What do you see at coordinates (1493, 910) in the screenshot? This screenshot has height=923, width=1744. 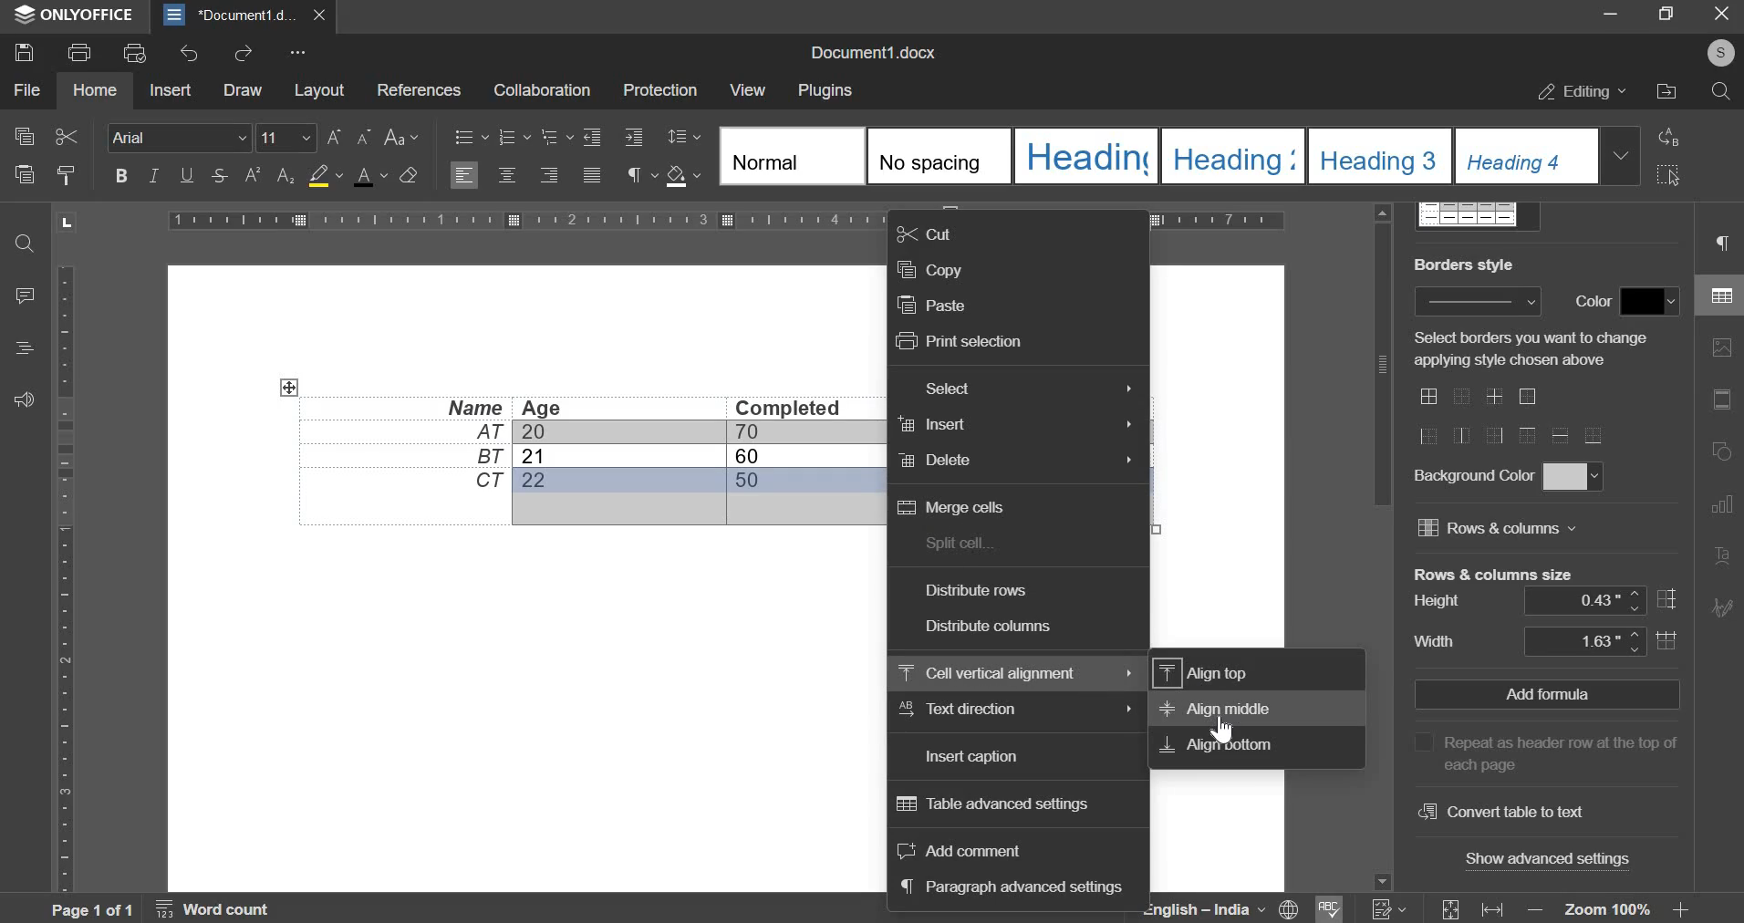 I see `fit to width` at bounding box center [1493, 910].